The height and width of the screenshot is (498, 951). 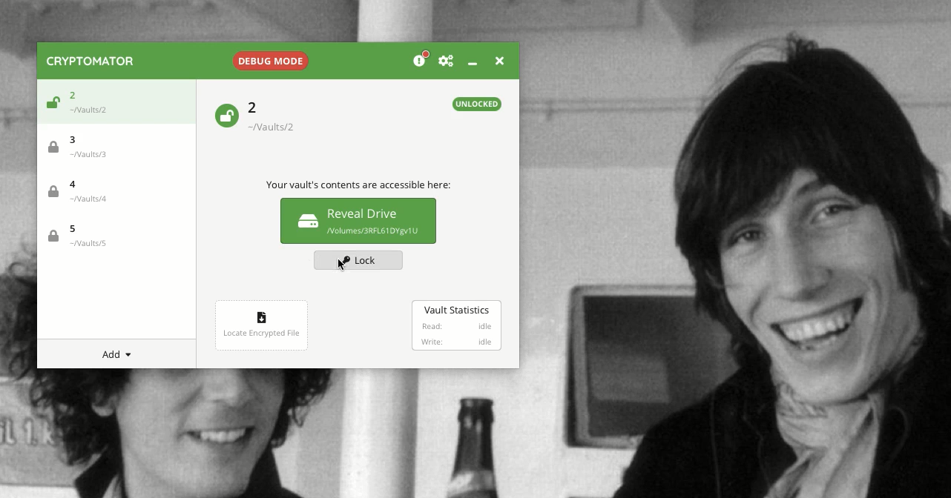 I want to click on cursor, so click(x=346, y=265).